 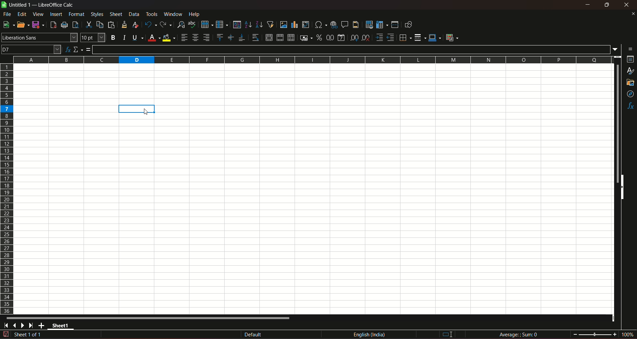 I want to click on unmerge, so click(x=290, y=38).